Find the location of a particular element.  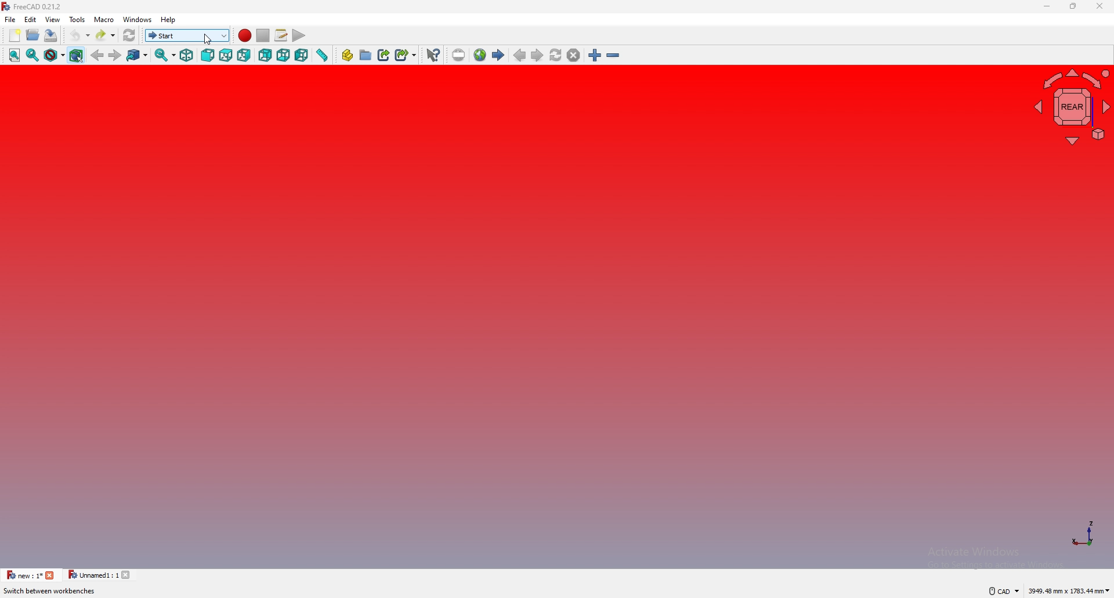

edit is located at coordinates (32, 19).